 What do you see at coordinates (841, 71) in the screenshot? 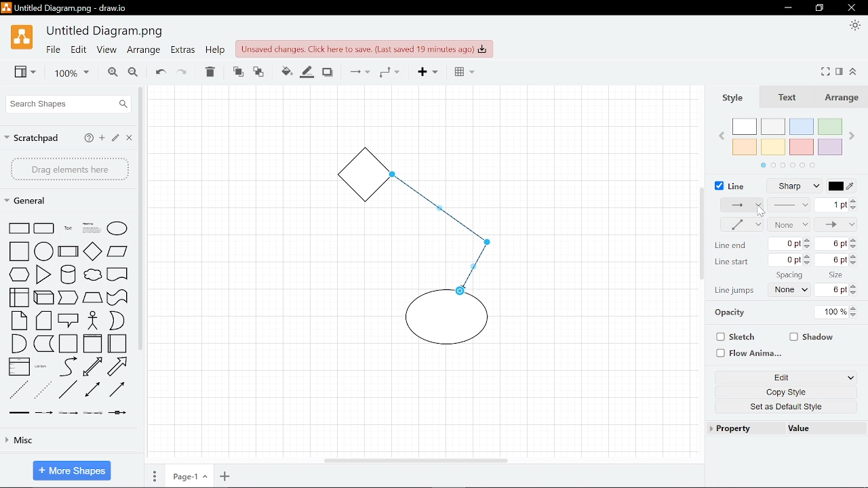
I see `Format` at bounding box center [841, 71].